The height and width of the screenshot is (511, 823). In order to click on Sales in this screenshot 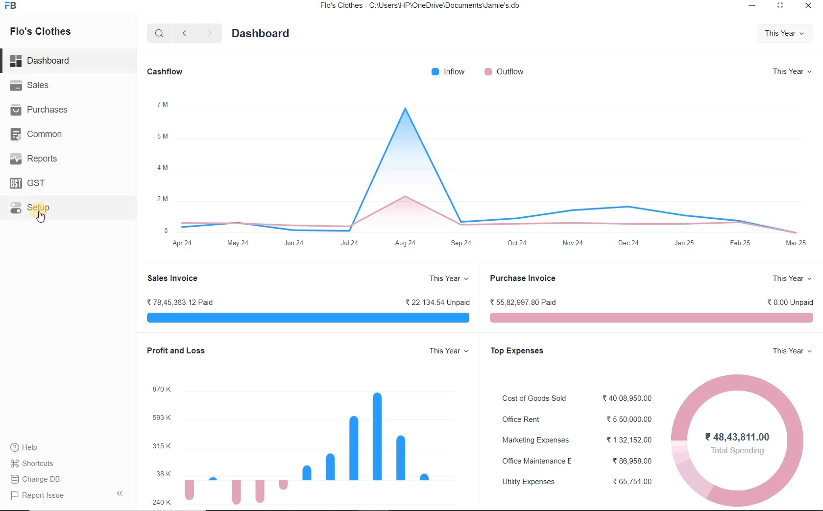, I will do `click(68, 85)`.